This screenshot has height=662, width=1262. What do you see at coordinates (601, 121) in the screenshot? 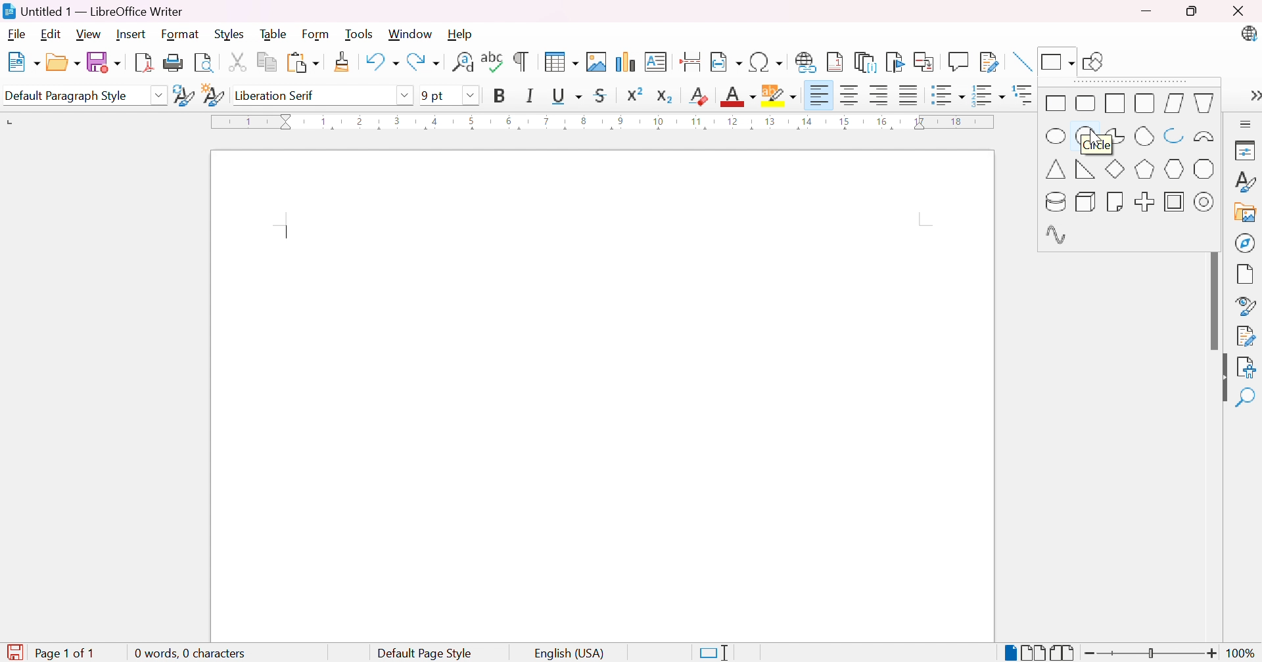
I see `Scale` at bounding box center [601, 121].